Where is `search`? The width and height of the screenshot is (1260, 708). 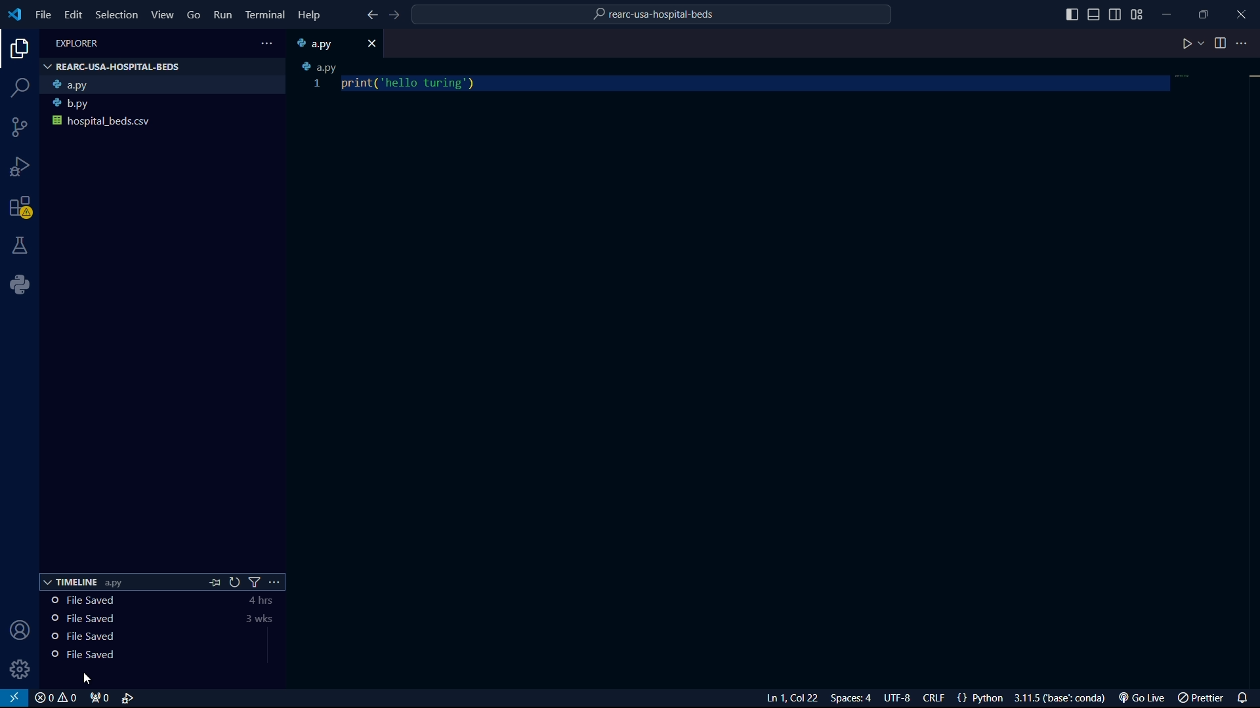
search is located at coordinates (18, 87).